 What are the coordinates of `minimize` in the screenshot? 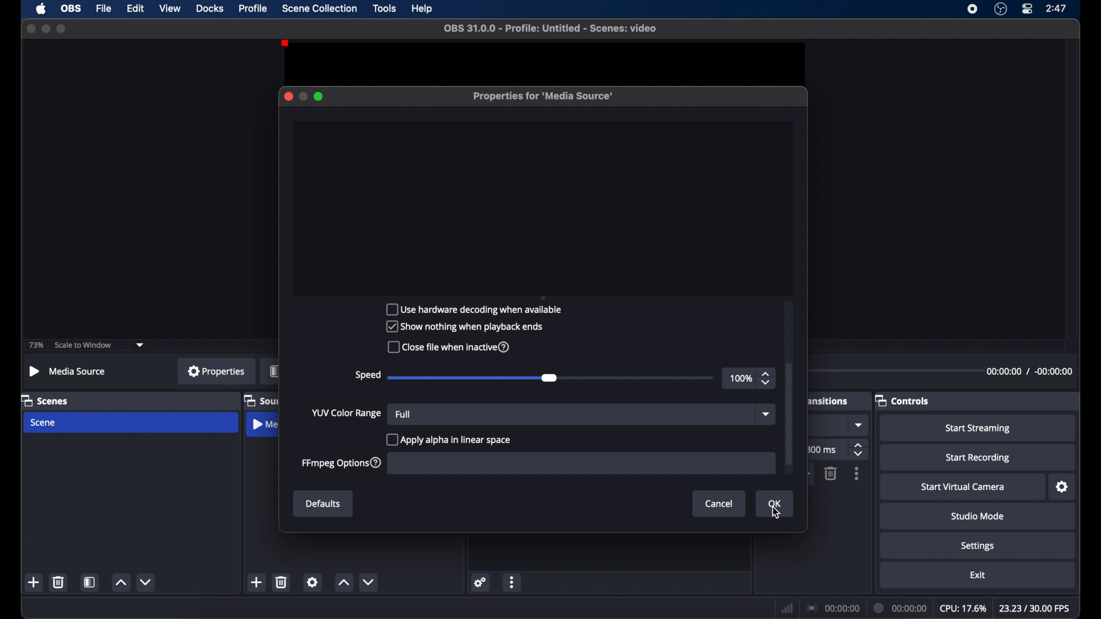 It's located at (303, 96).